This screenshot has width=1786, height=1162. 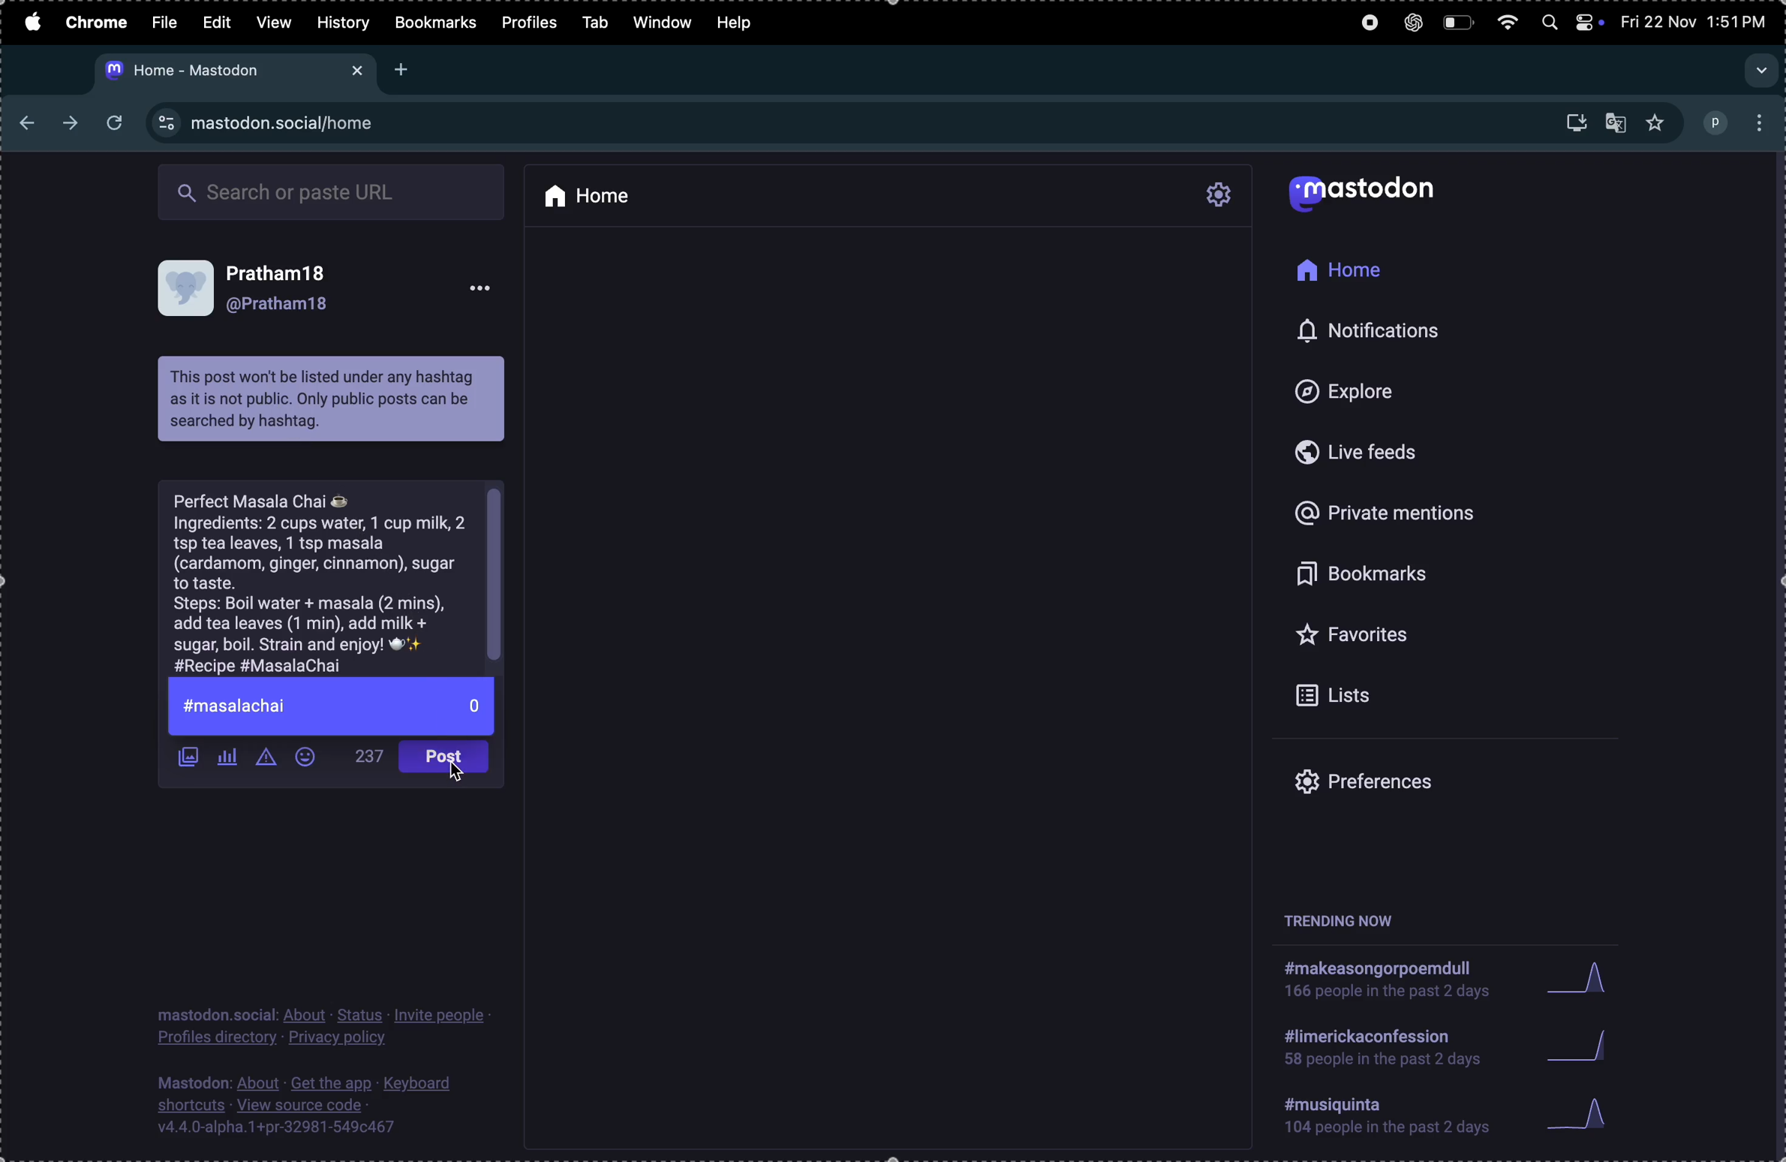 What do you see at coordinates (338, 582) in the screenshot?
I see `chai recipe` at bounding box center [338, 582].